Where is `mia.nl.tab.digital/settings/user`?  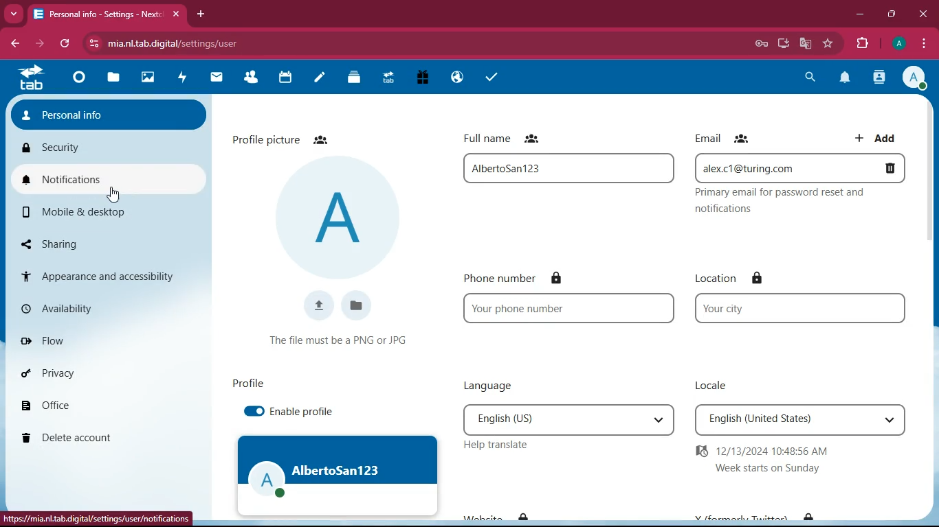
mia.nl.tab.digital/settings/user is located at coordinates (186, 45).